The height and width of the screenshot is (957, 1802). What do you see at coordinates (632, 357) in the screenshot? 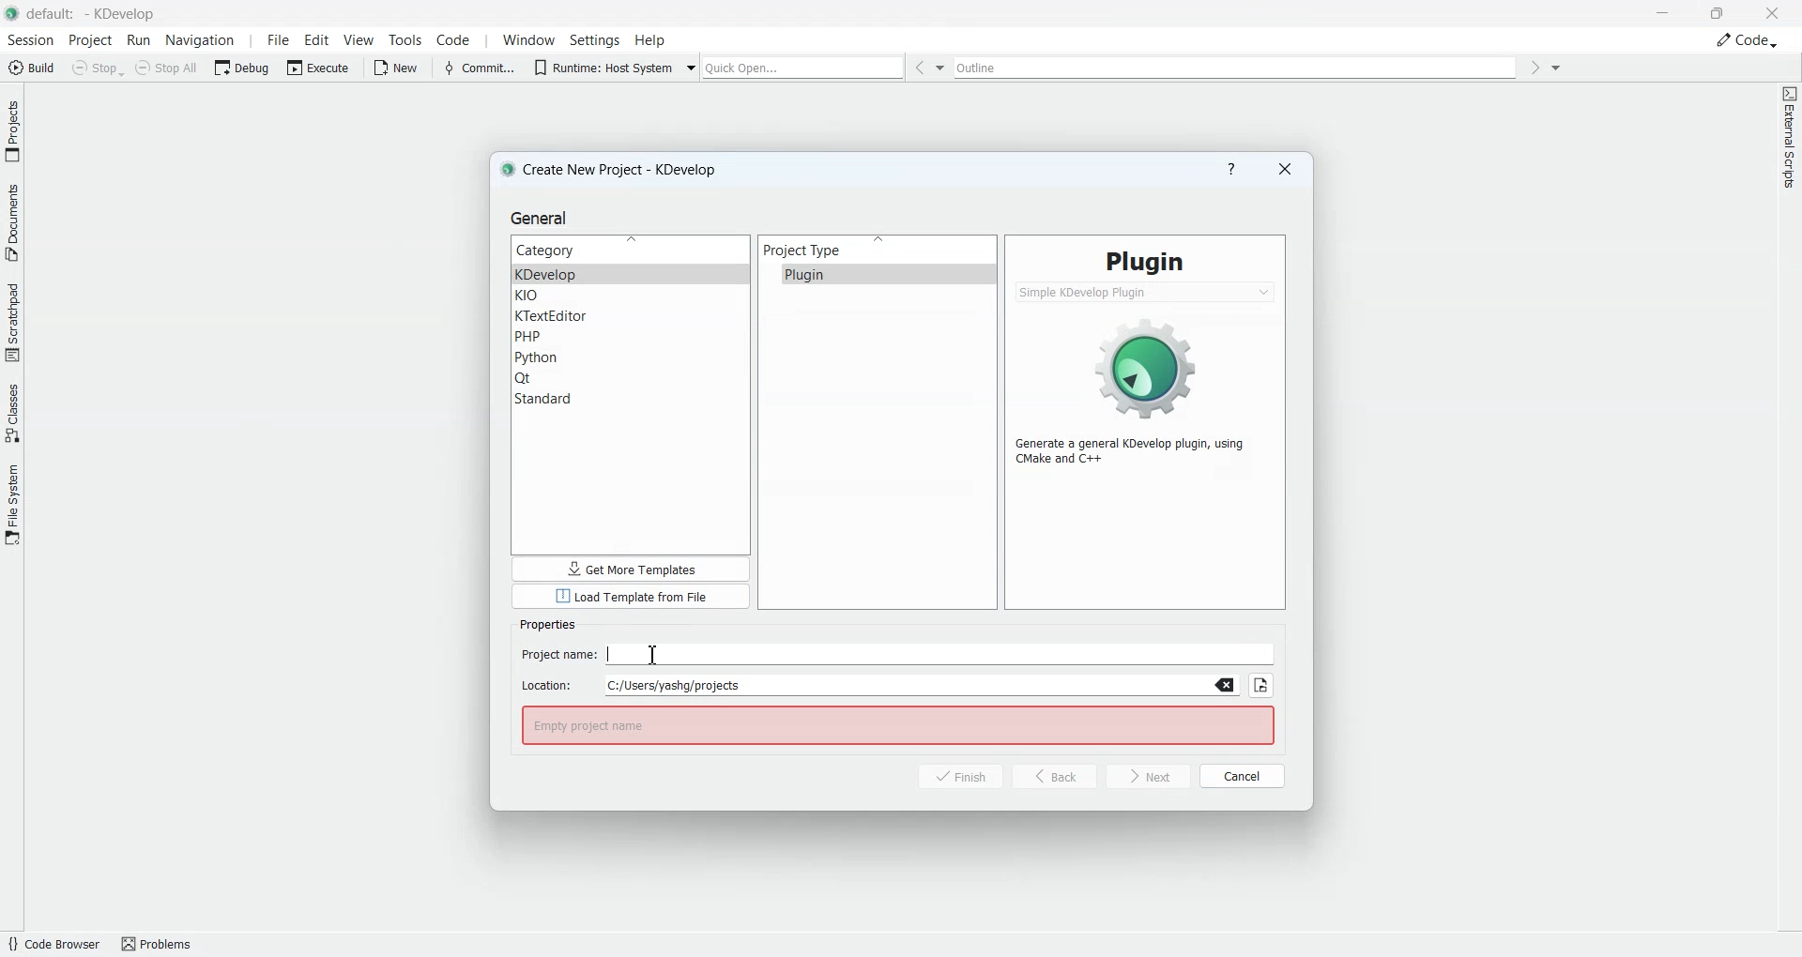
I see `Python` at bounding box center [632, 357].